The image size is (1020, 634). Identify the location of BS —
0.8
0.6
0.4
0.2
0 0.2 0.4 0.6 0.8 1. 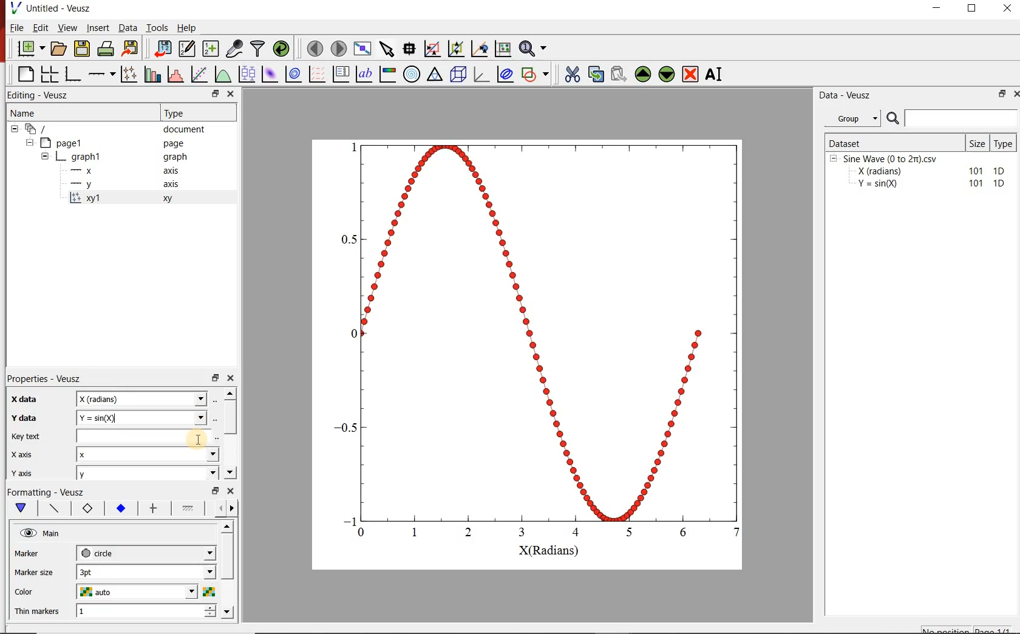
(542, 348).